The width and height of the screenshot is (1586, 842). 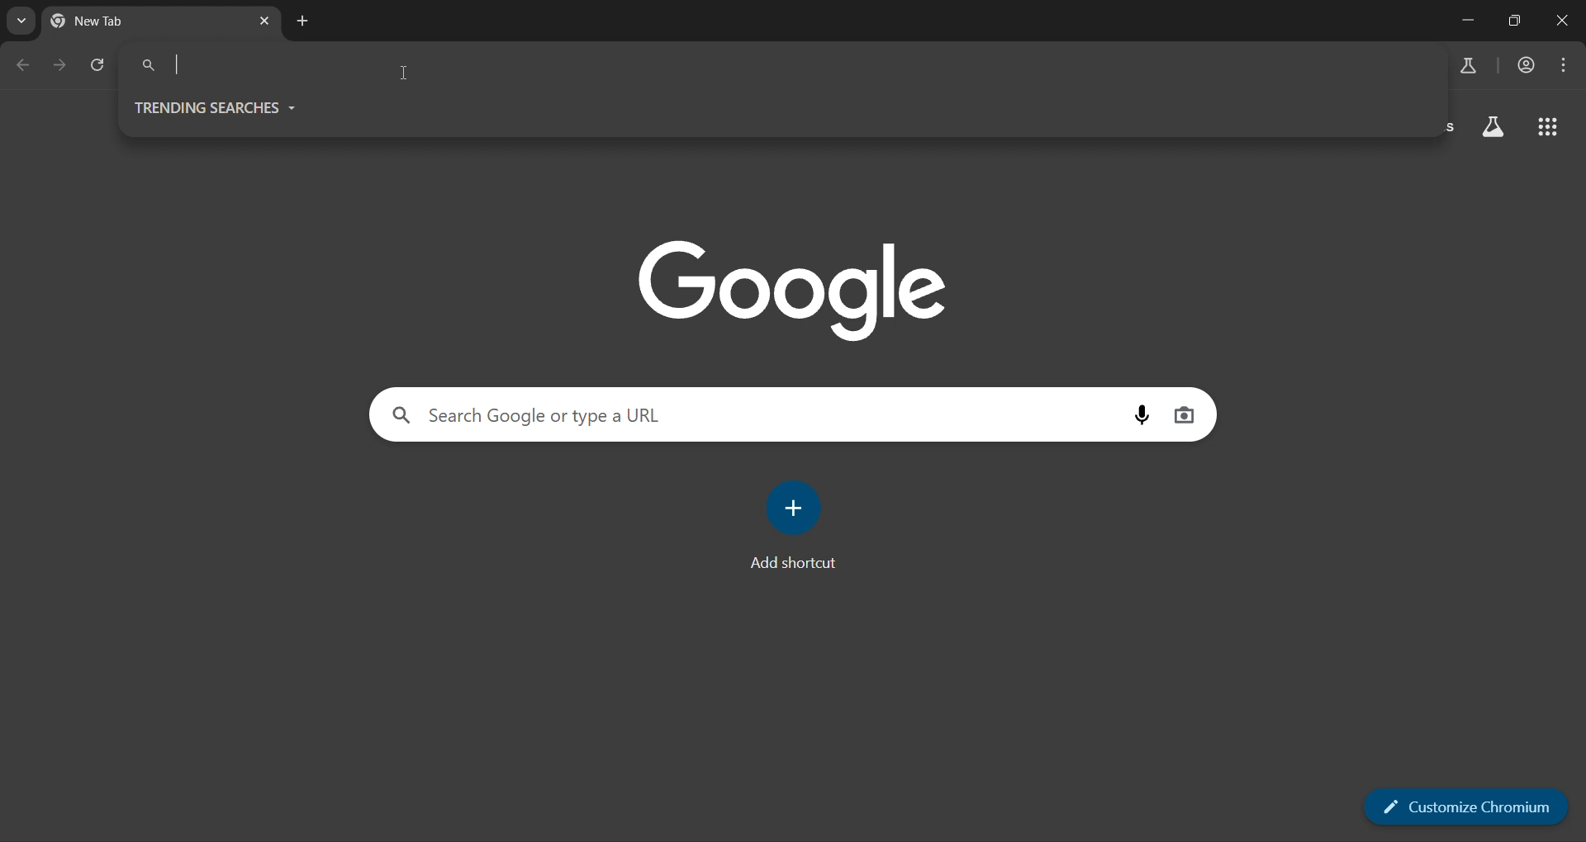 What do you see at coordinates (98, 64) in the screenshot?
I see `reload page` at bounding box center [98, 64].